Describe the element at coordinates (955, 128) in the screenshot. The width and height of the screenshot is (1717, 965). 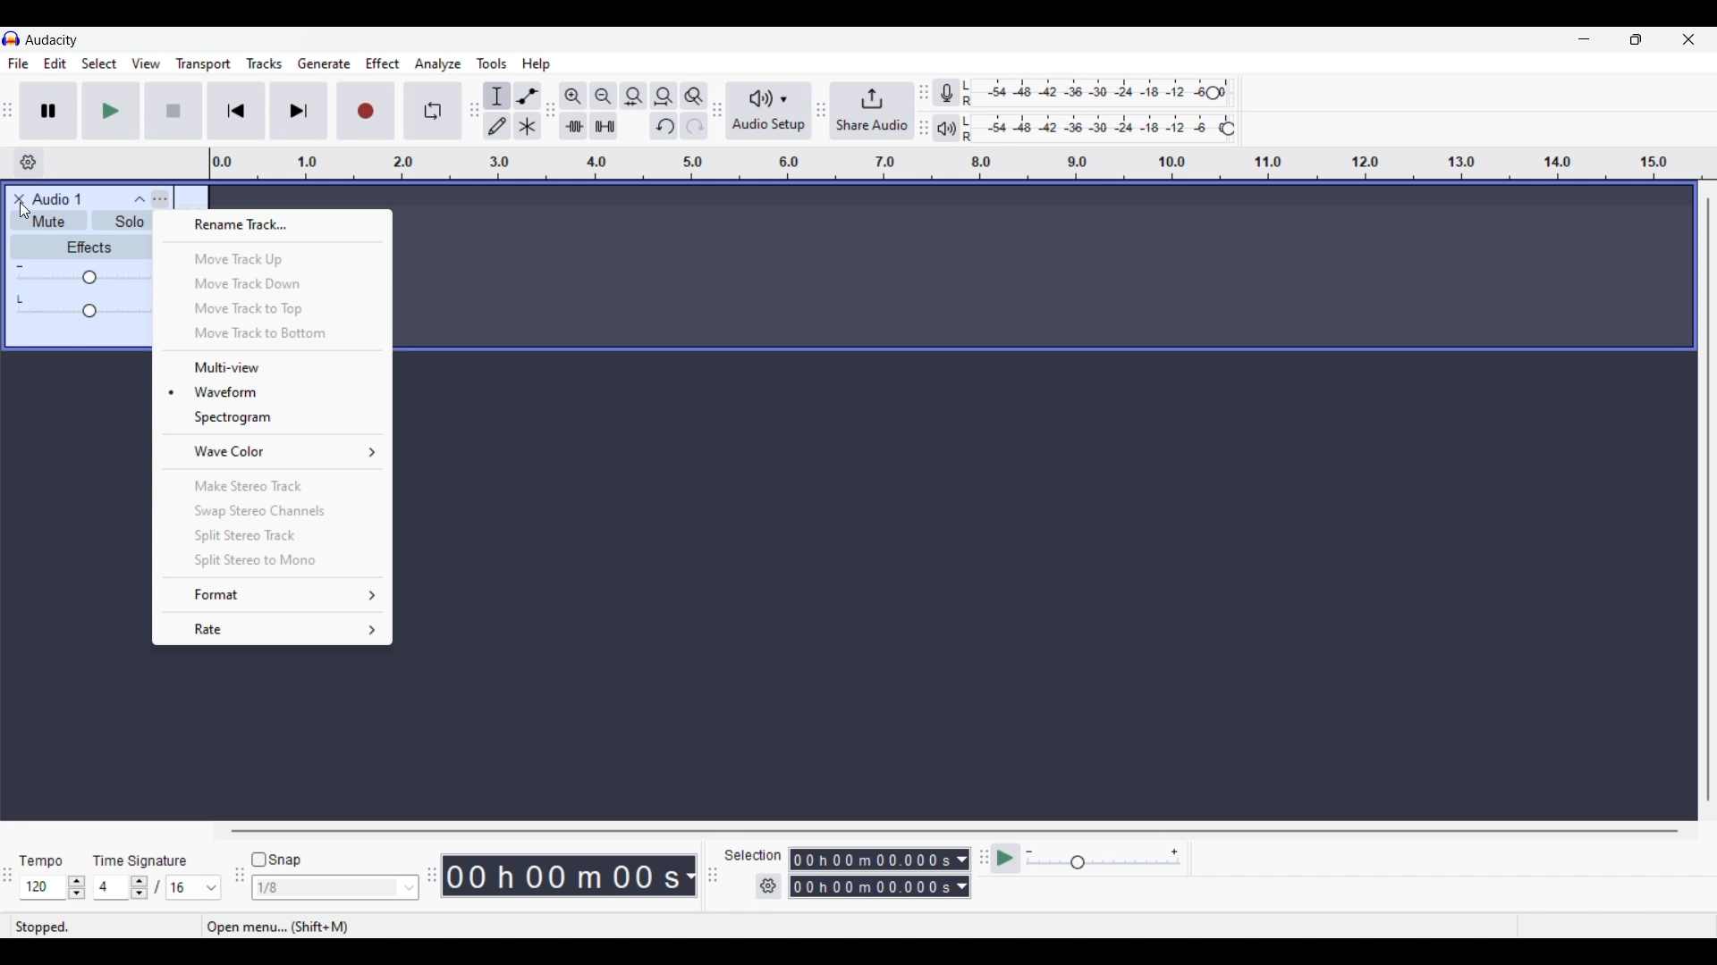
I see `Playback meter` at that location.